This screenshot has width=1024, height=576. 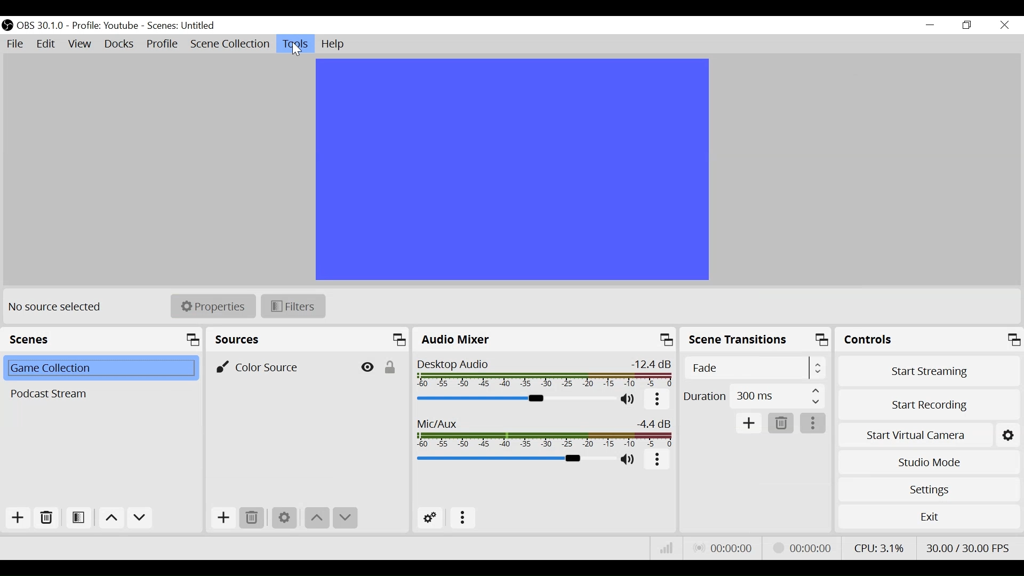 I want to click on Scene, so click(x=99, y=394).